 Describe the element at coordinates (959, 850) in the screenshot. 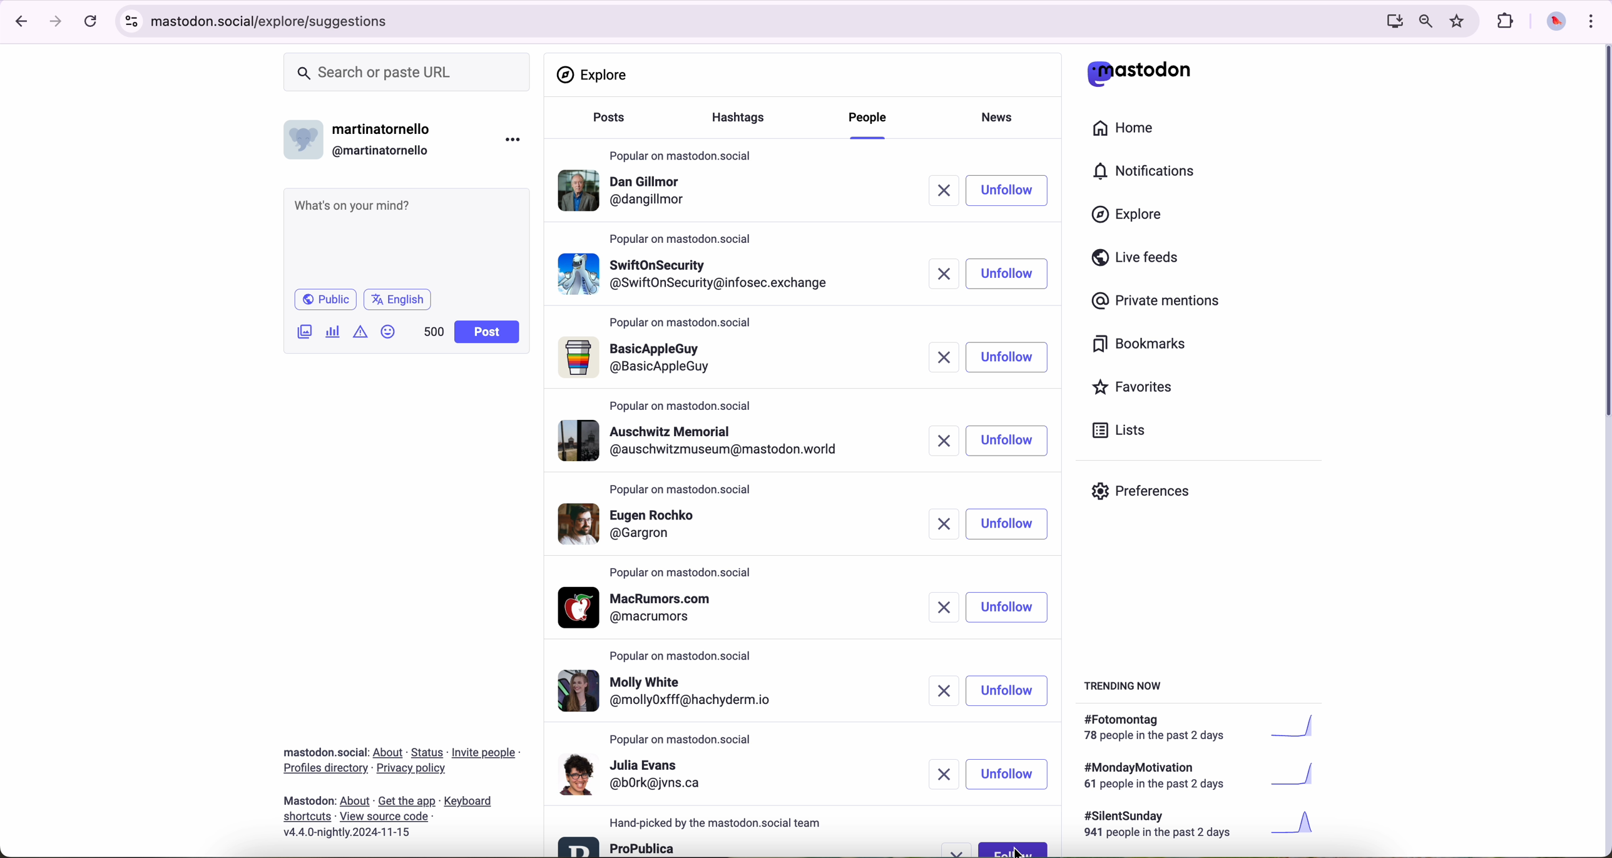

I see `remove` at that location.